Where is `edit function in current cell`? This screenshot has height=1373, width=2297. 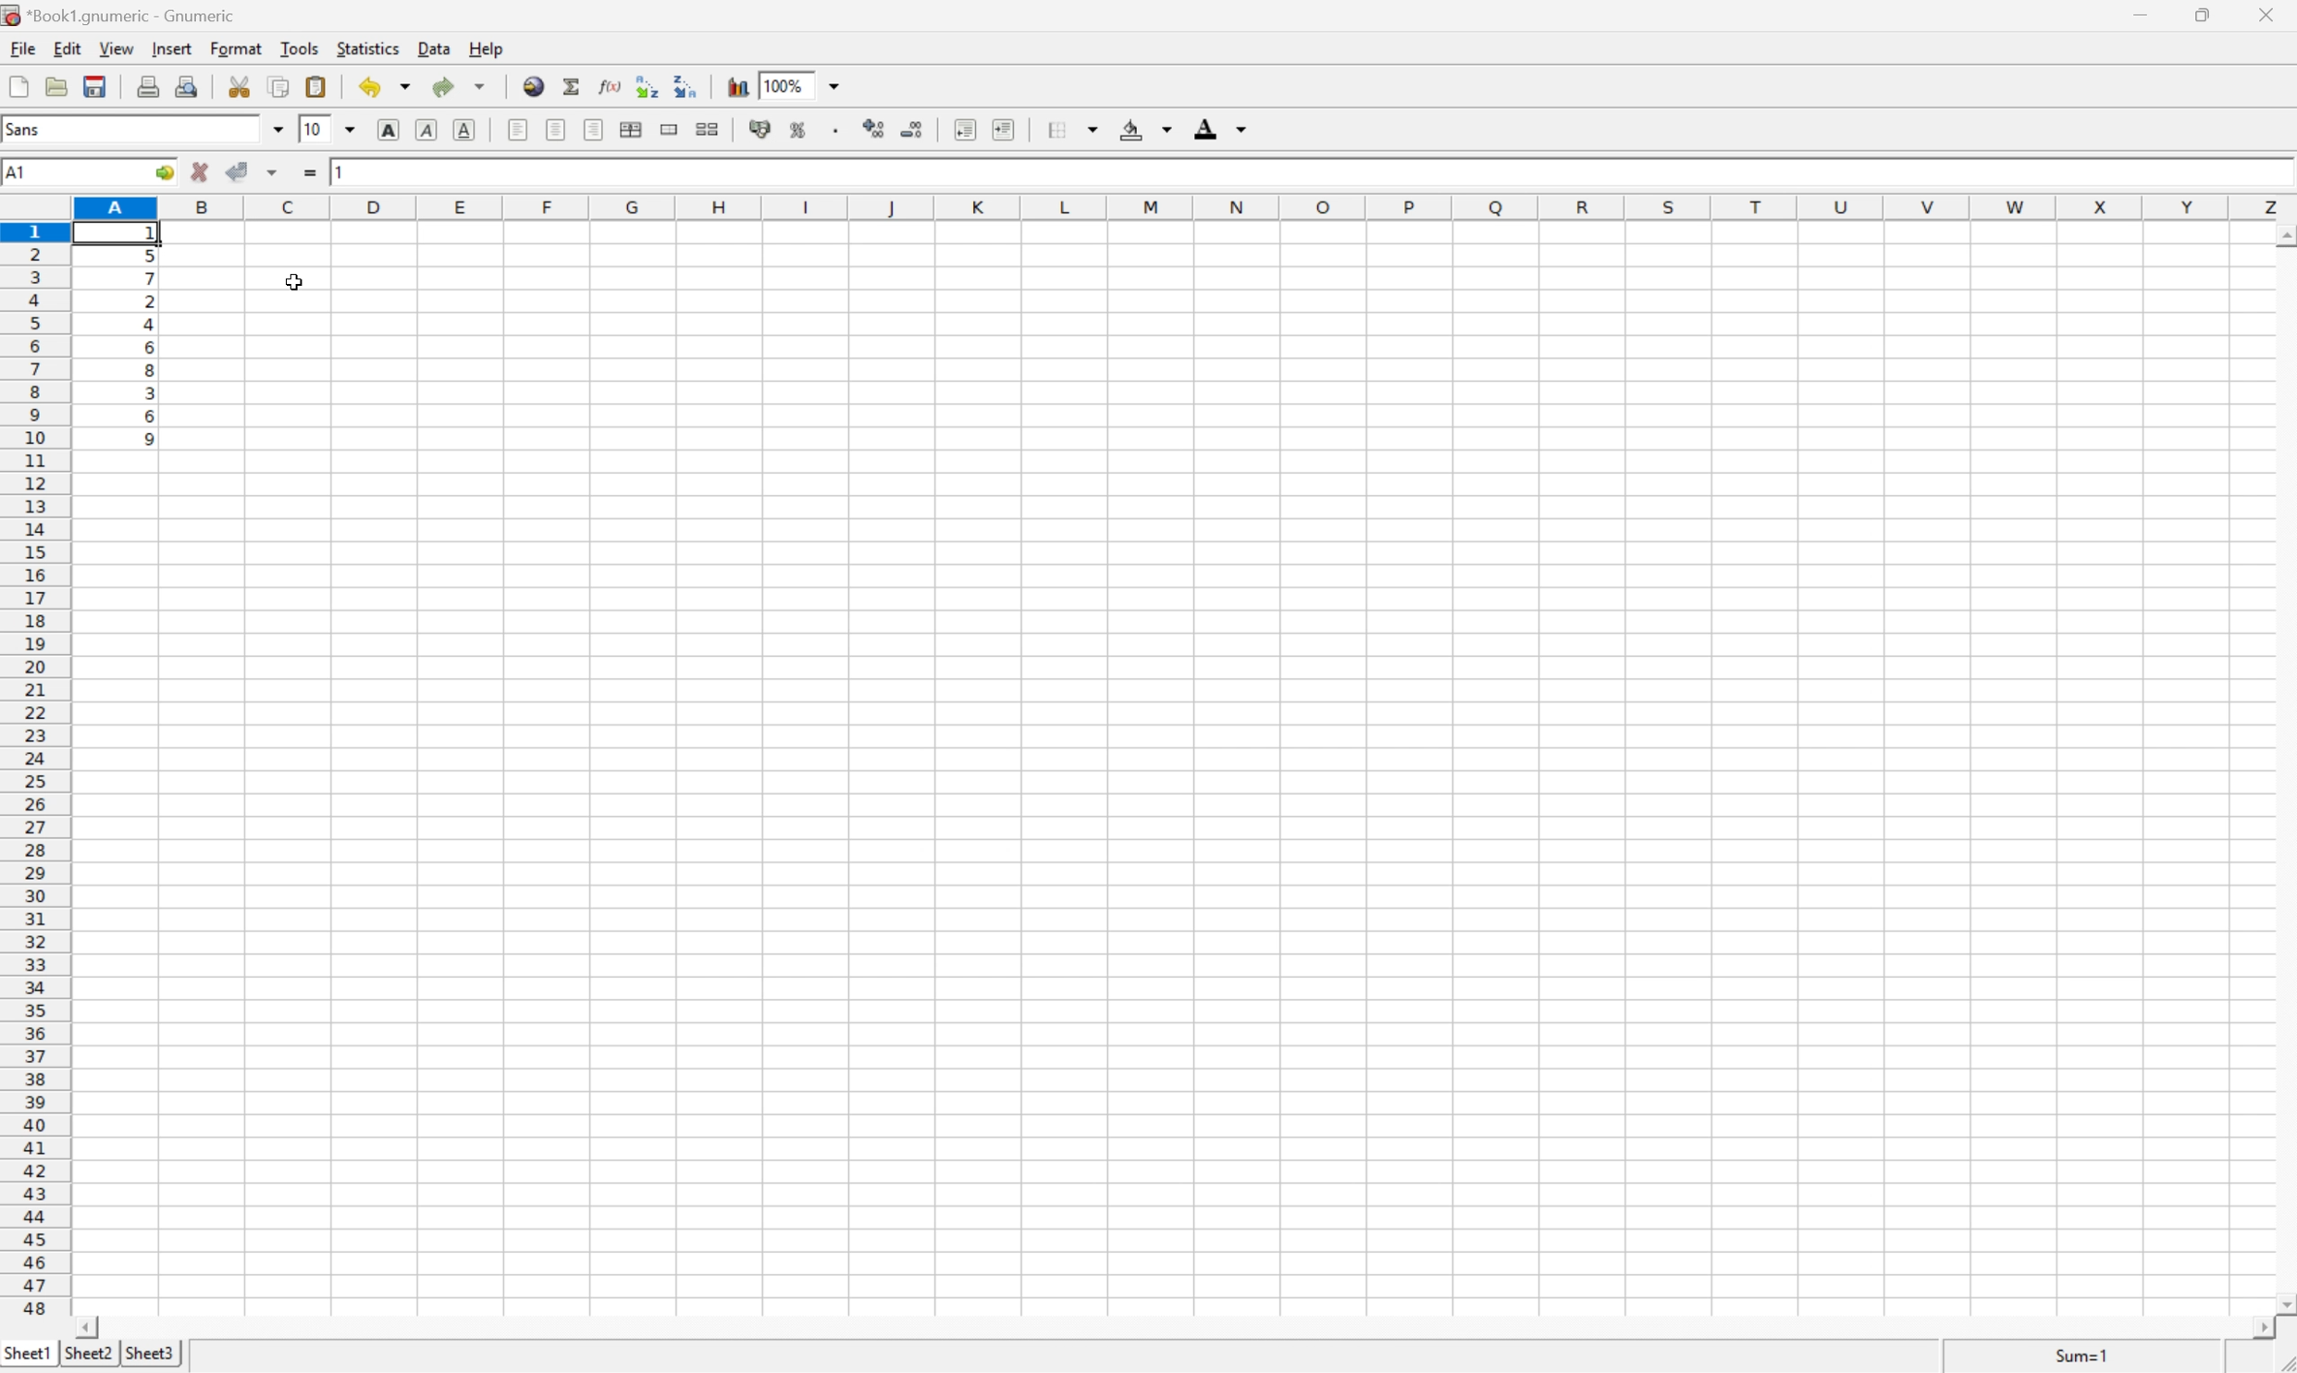 edit function in current cell is located at coordinates (609, 85).